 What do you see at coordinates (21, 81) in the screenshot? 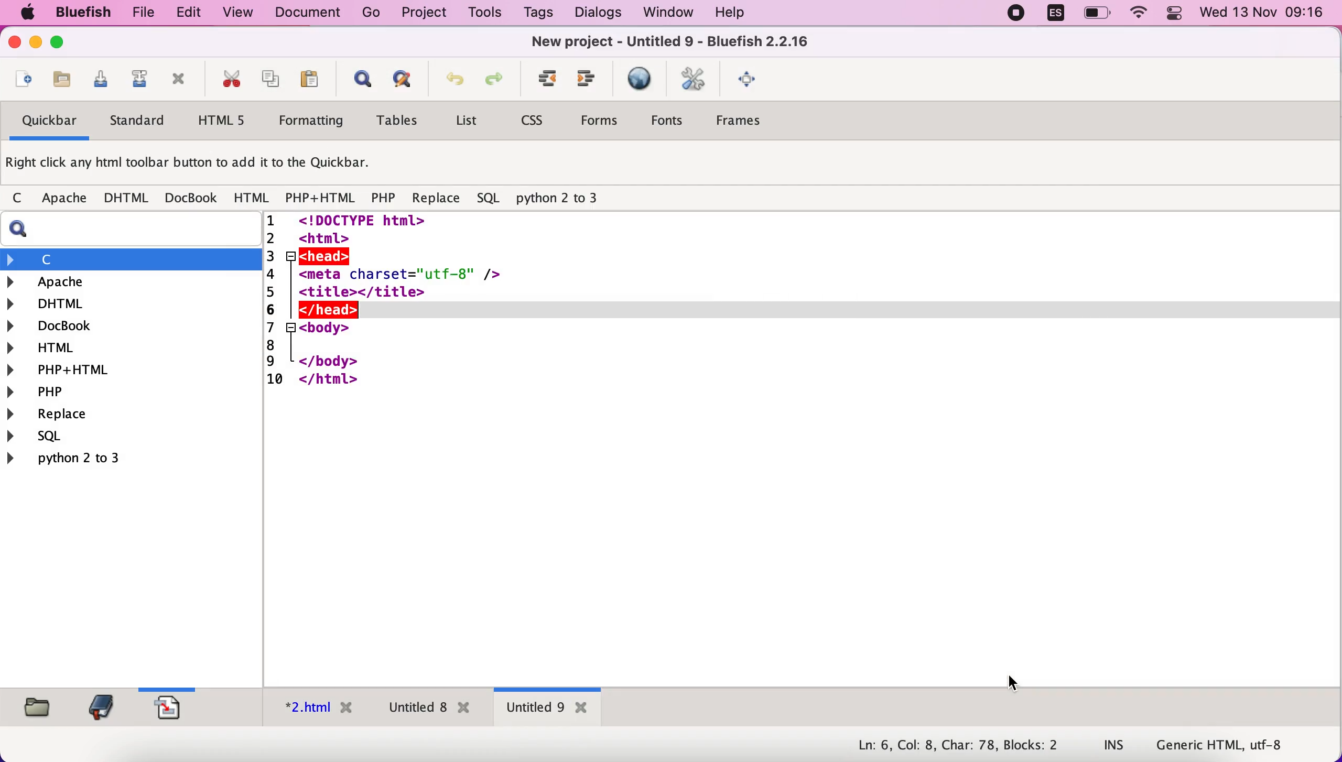
I see `open file` at bounding box center [21, 81].